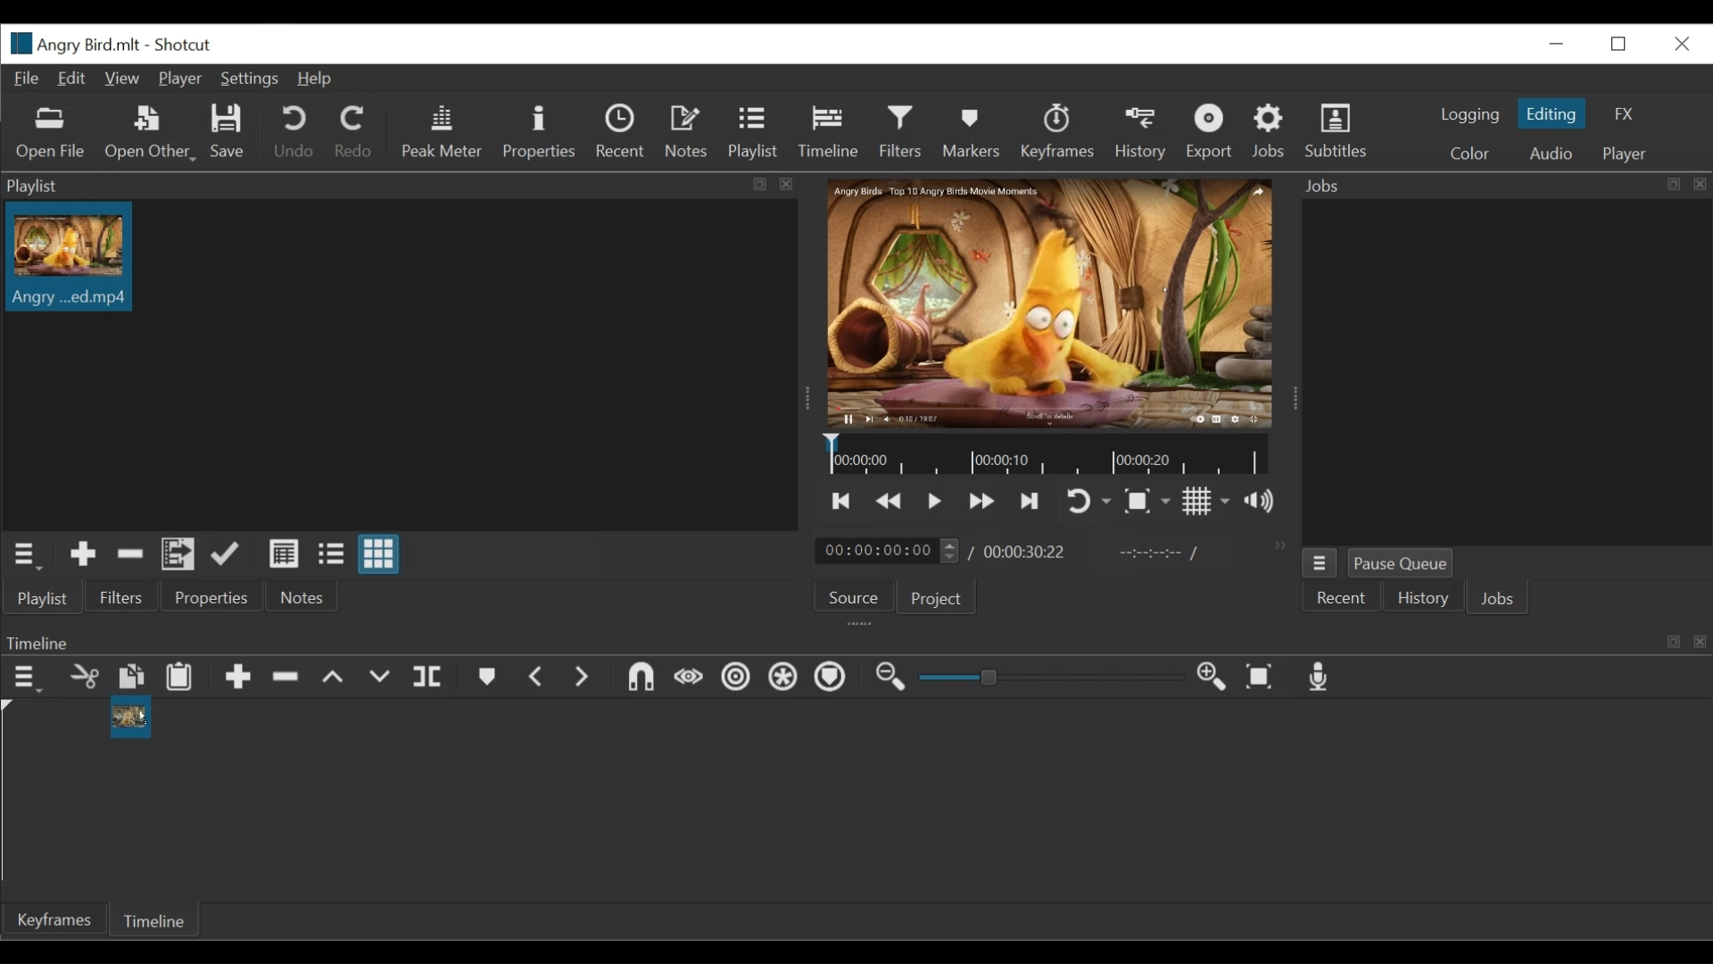  I want to click on Redo, so click(352, 131).